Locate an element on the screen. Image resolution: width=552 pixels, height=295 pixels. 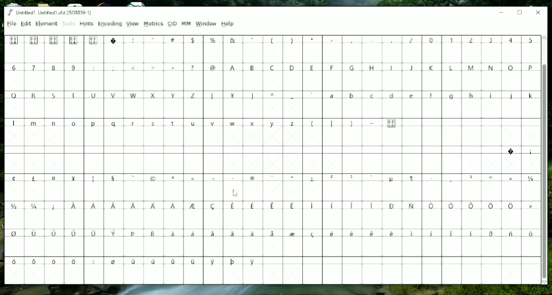
Symbols is located at coordinates (273, 177).